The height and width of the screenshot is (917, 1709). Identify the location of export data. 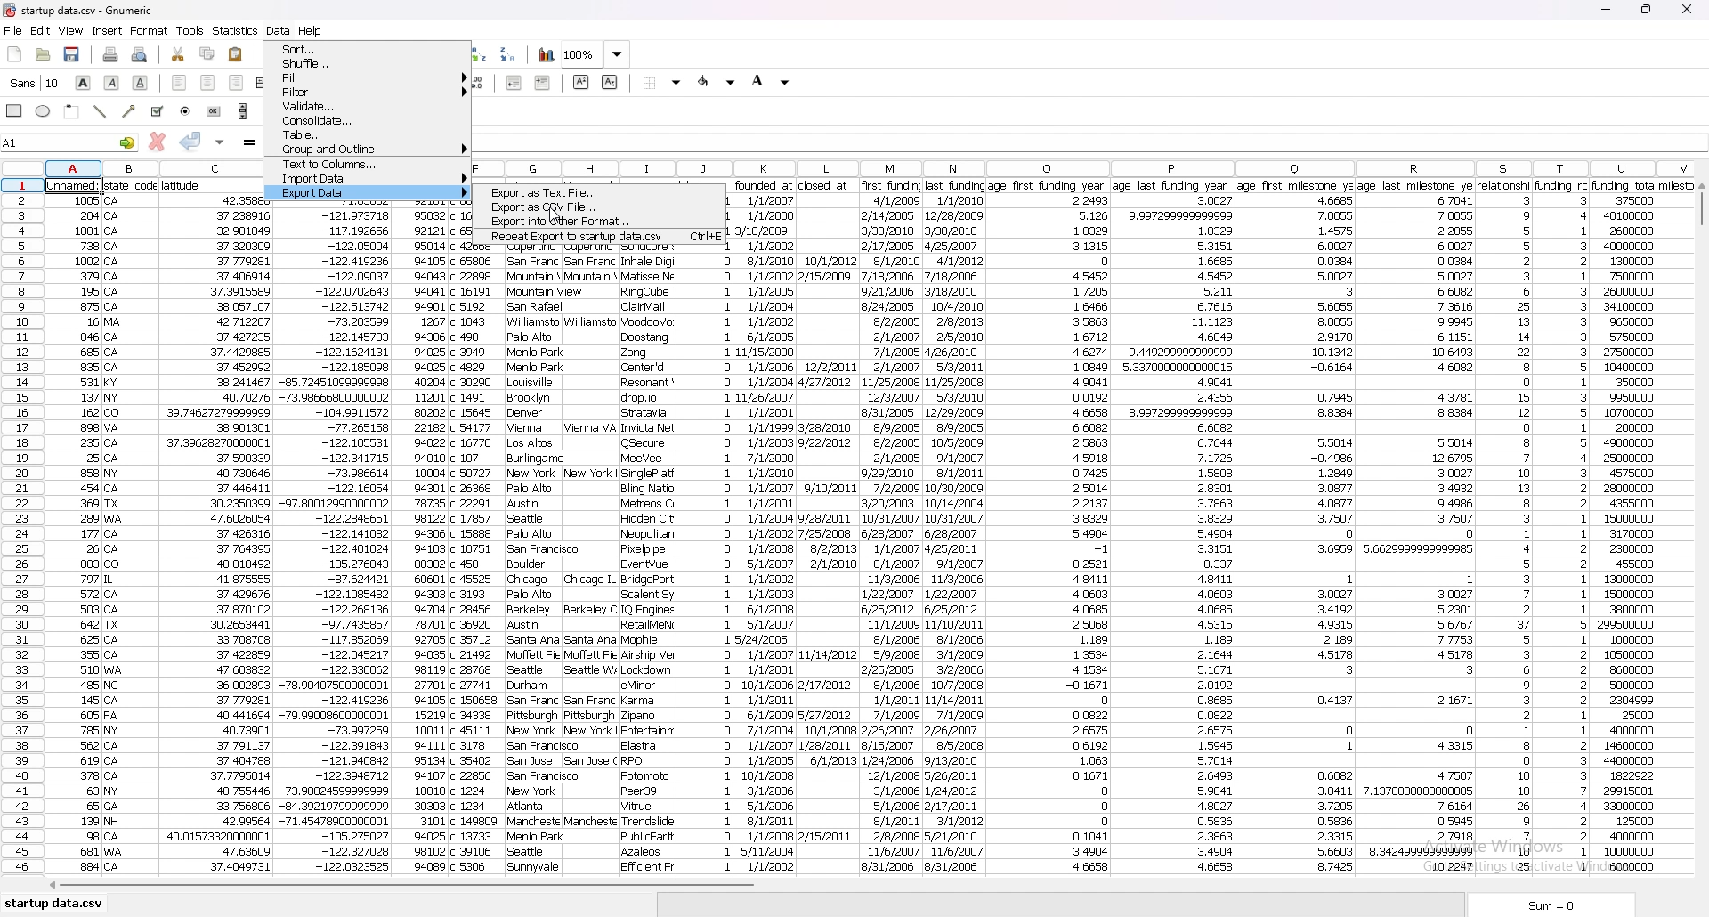
(370, 193).